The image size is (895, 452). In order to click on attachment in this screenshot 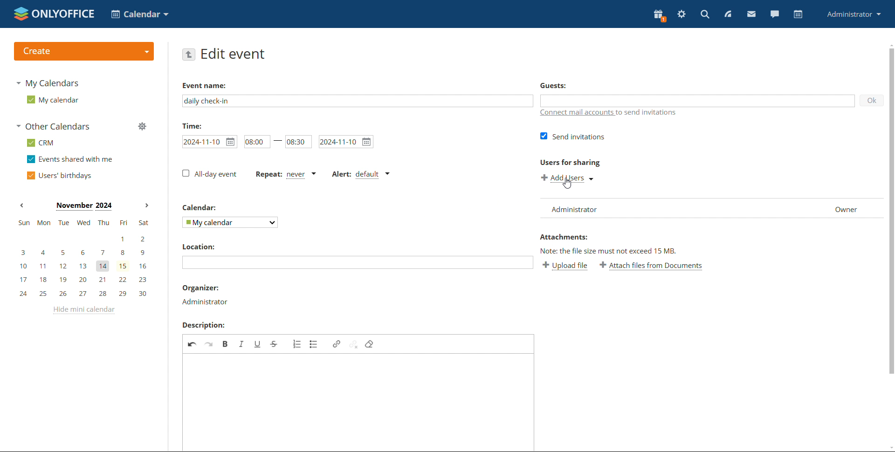, I will do `click(563, 237)`.